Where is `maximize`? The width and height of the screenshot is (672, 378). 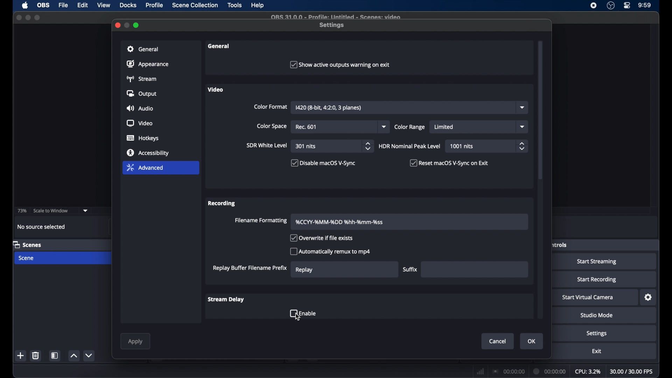
maximize is located at coordinates (137, 26).